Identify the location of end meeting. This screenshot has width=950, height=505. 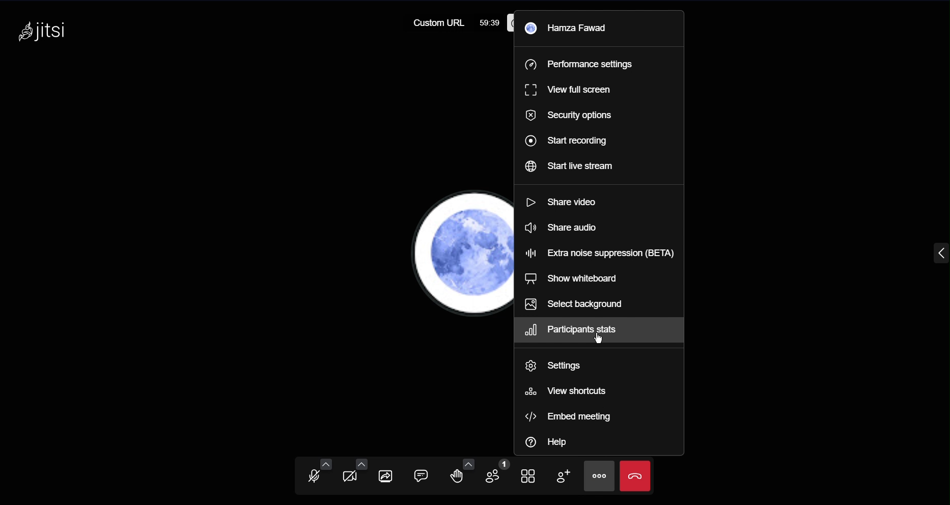
(634, 473).